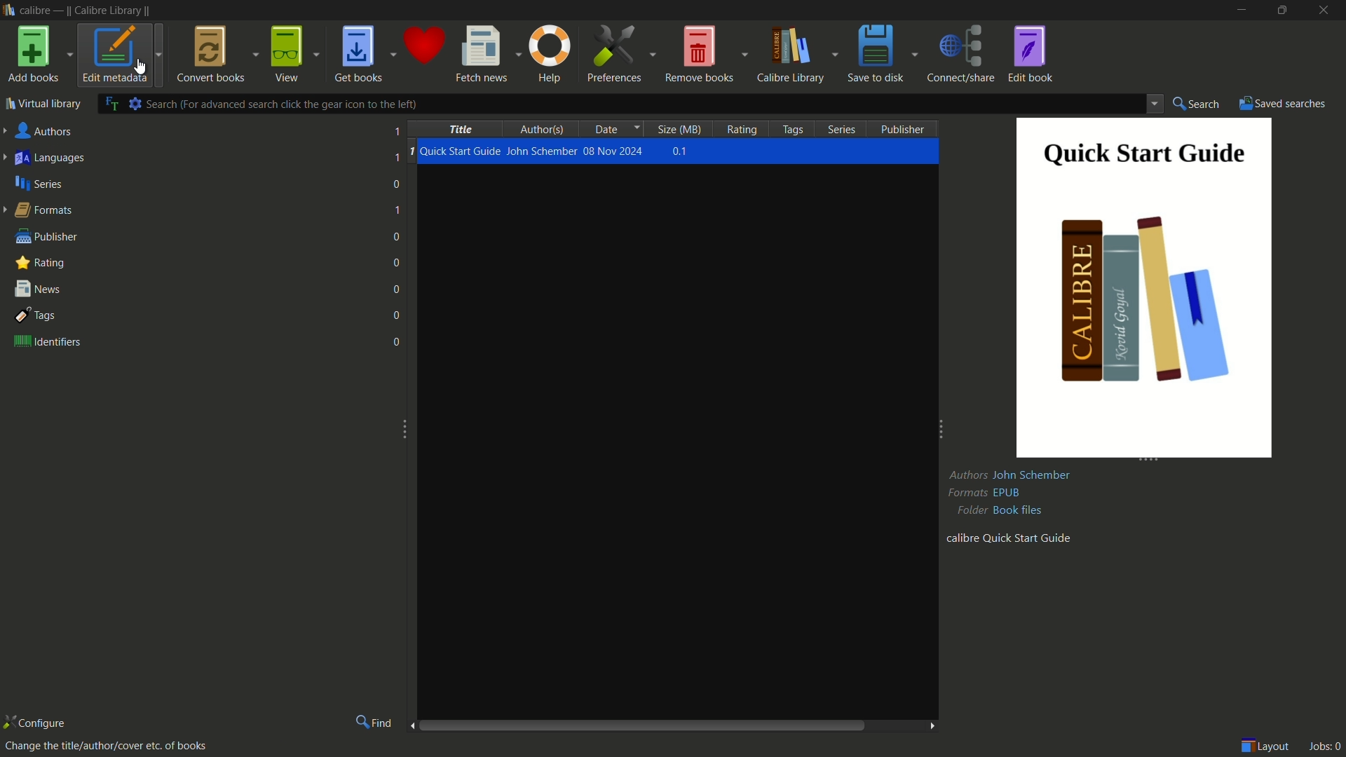  Describe the element at coordinates (36, 289) in the screenshot. I see `news` at that location.